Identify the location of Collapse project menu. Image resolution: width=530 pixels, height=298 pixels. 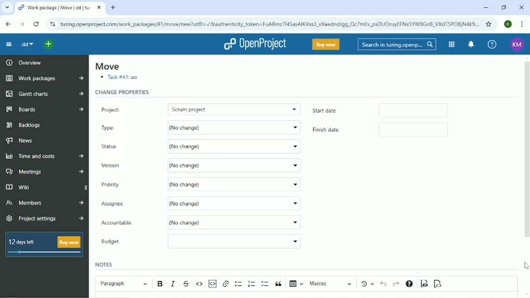
(9, 44).